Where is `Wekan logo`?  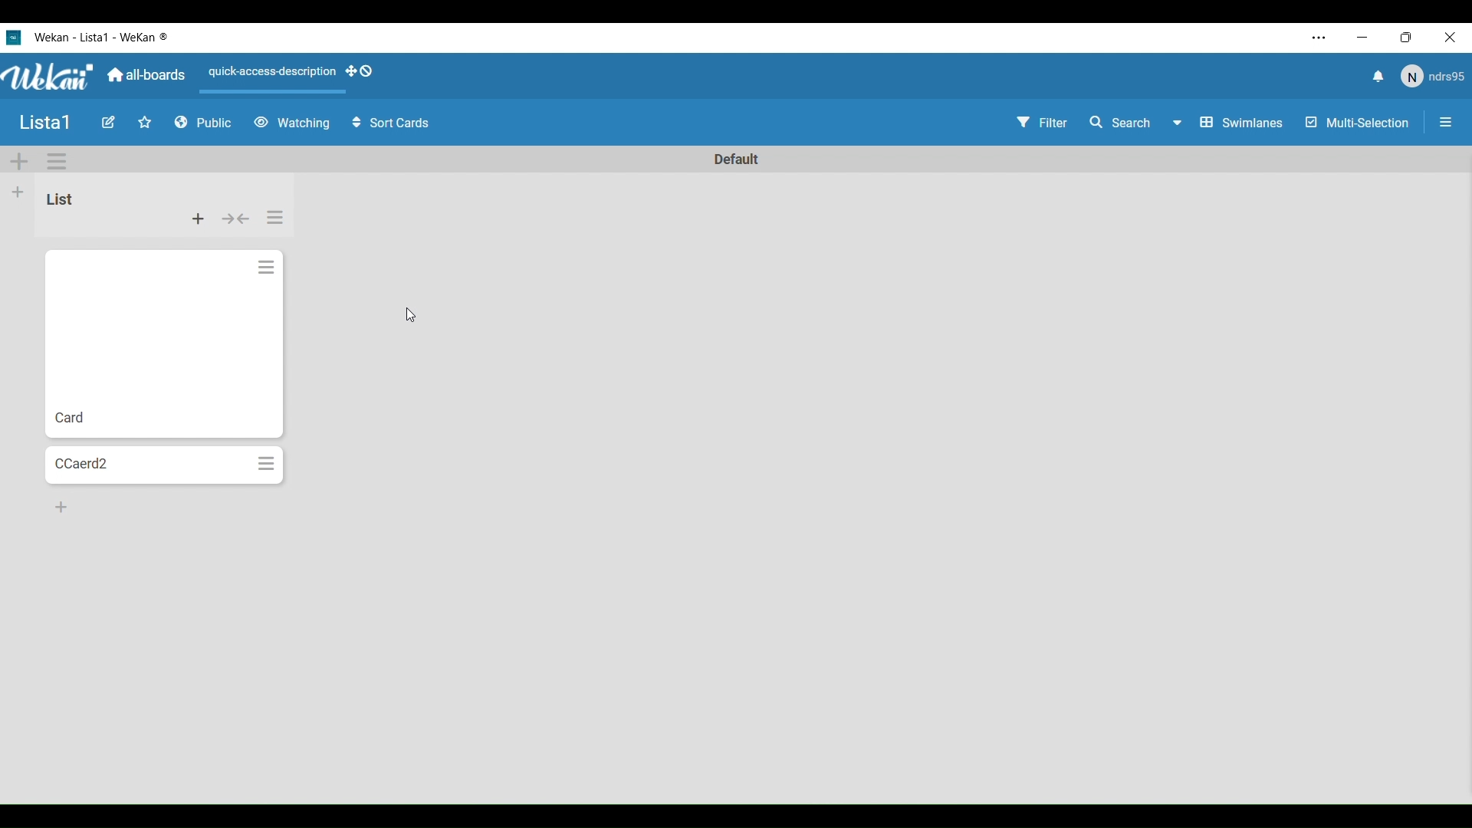
Wekan logo is located at coordinates (13, 37).